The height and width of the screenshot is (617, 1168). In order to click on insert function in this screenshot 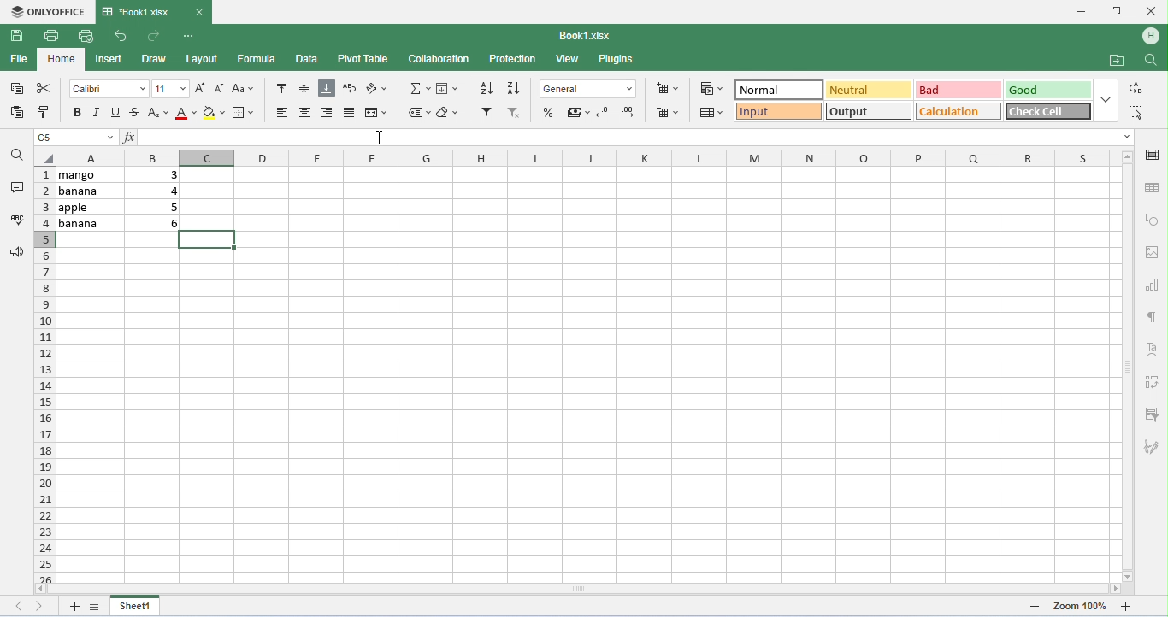, I will do `click(418, 89)`.